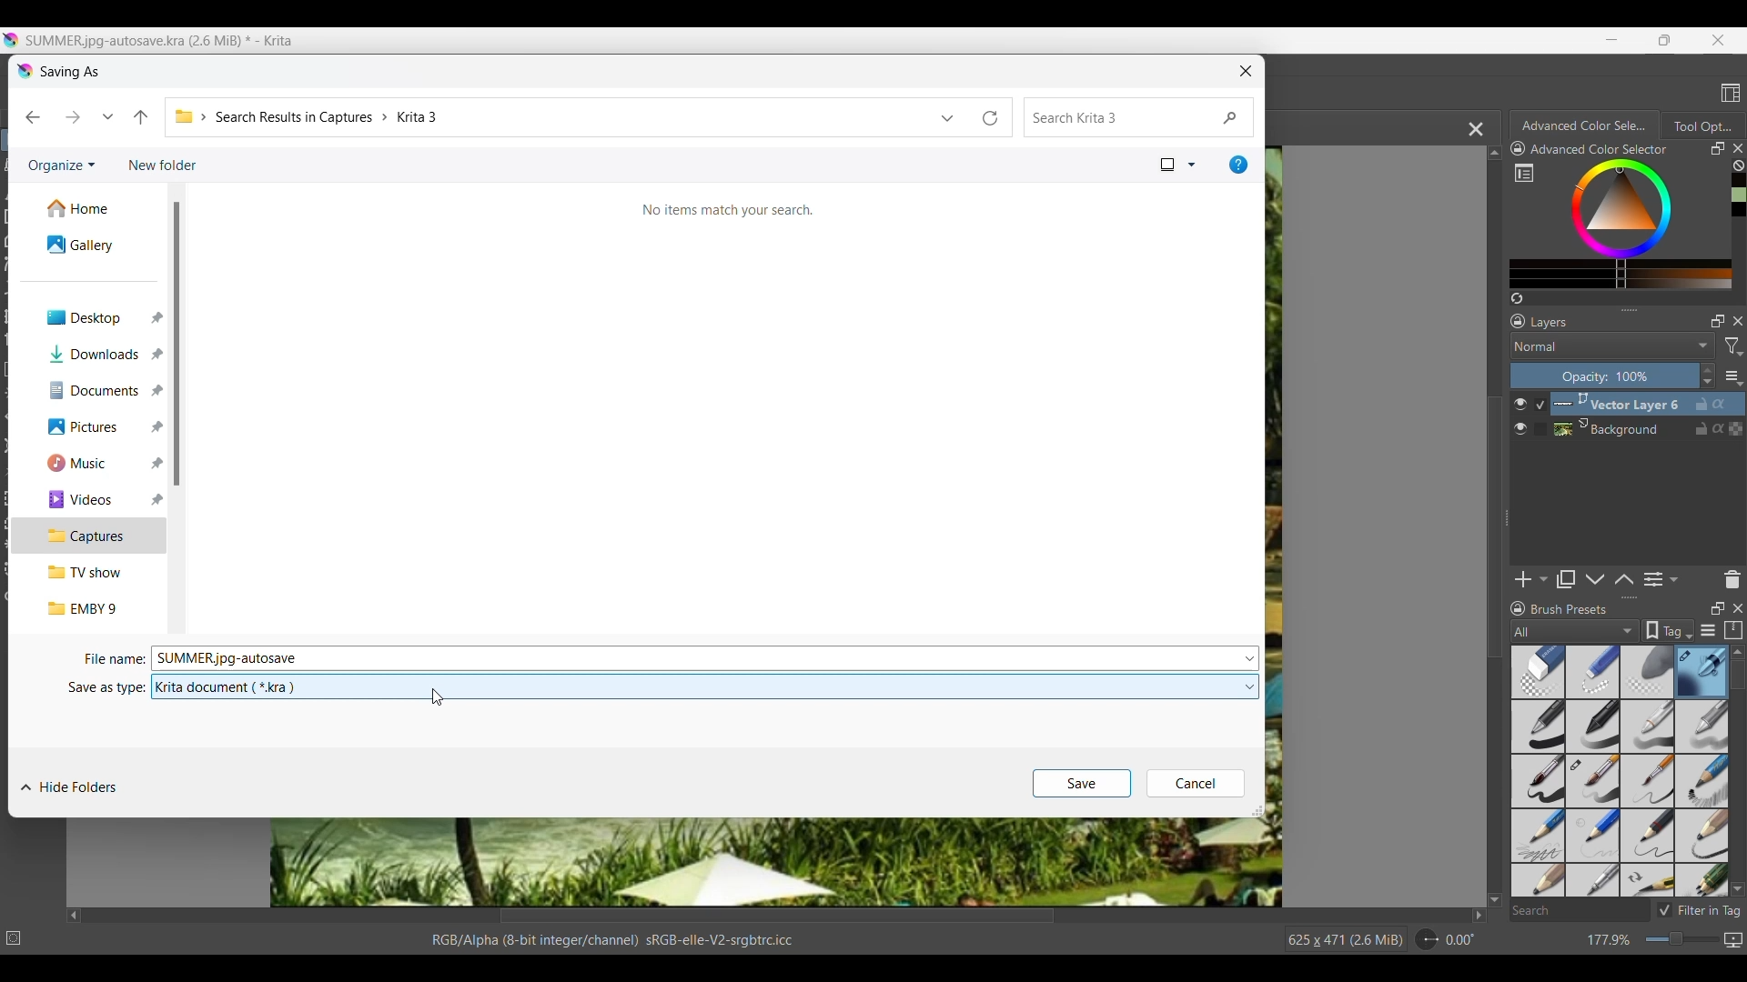 The image size is (1747, 982). Describe the element at coordinates (1738, 148) in the screenshot. I see `Close tab` at that location.